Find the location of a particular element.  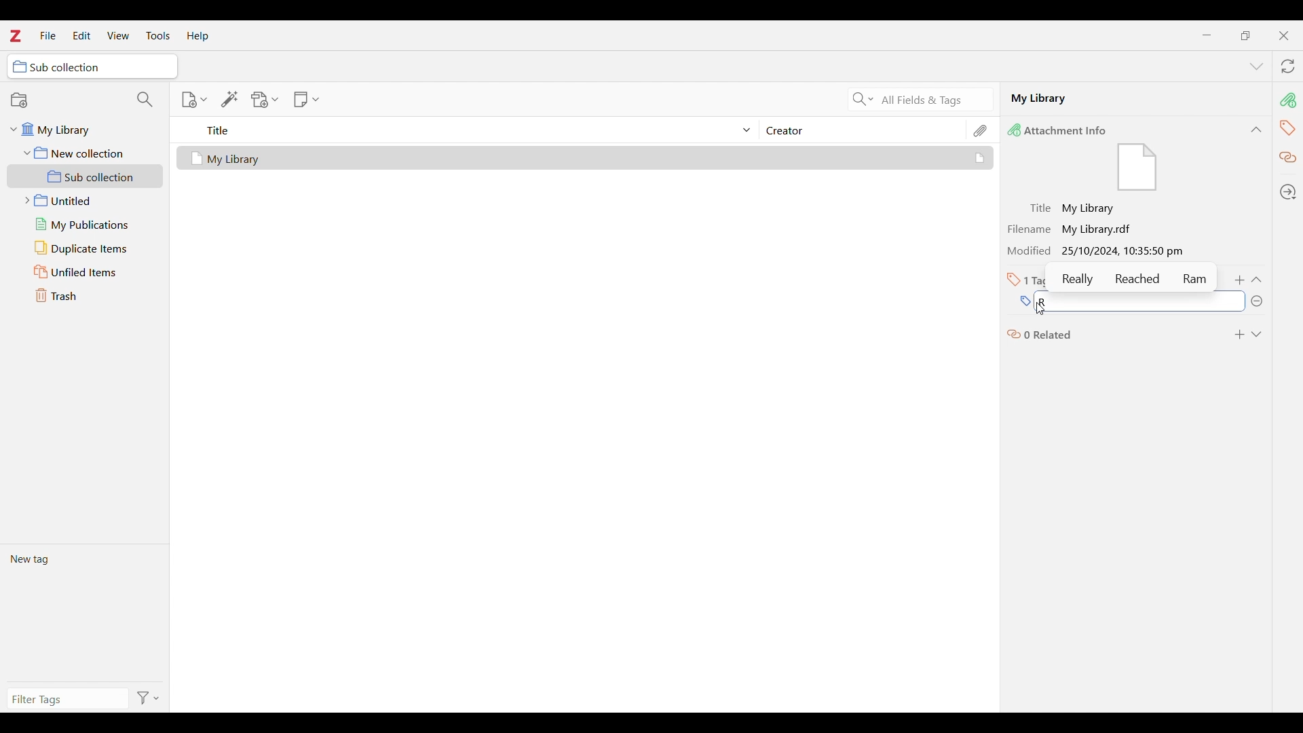

New collection is located at coordinates (19, 100).